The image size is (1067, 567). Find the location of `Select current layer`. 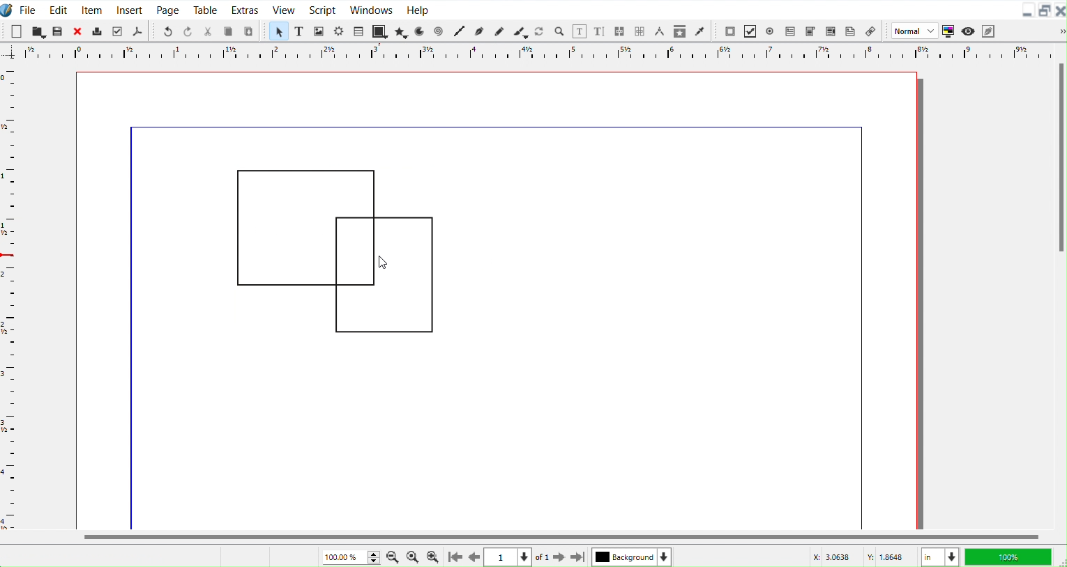

Select current layer is located at coordinates (632, 557).